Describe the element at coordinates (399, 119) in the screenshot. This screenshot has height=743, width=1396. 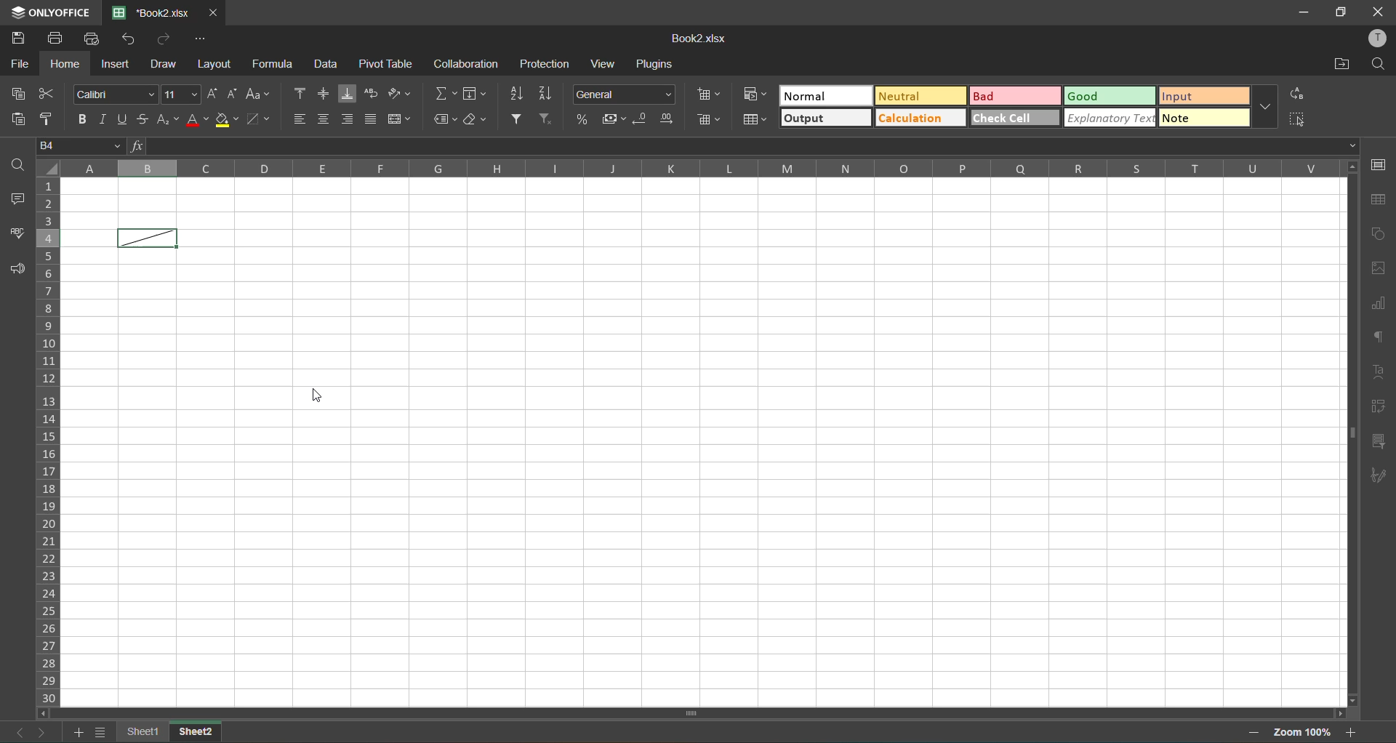
I see `merge and center` at that location.